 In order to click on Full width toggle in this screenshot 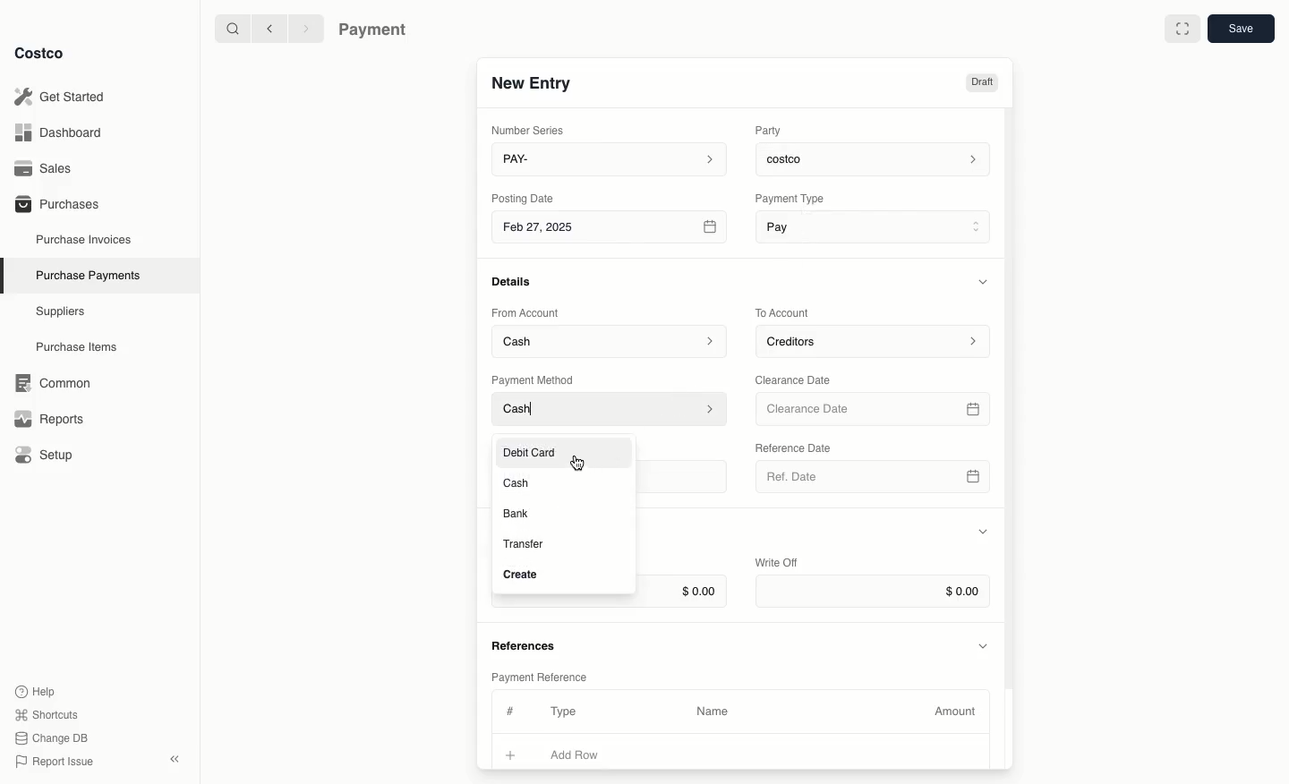, I will do `click(1182, 31)`.